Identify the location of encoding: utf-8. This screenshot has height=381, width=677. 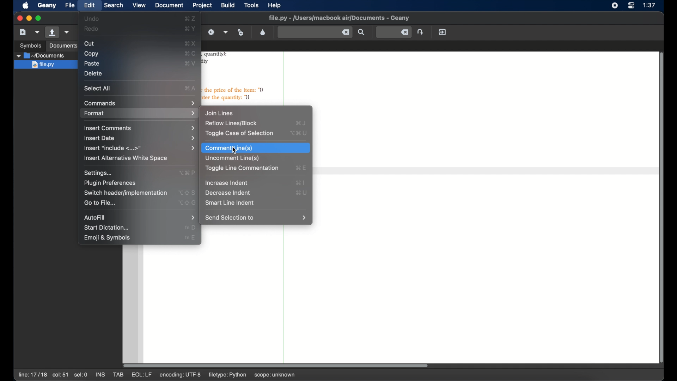
(183, 375).